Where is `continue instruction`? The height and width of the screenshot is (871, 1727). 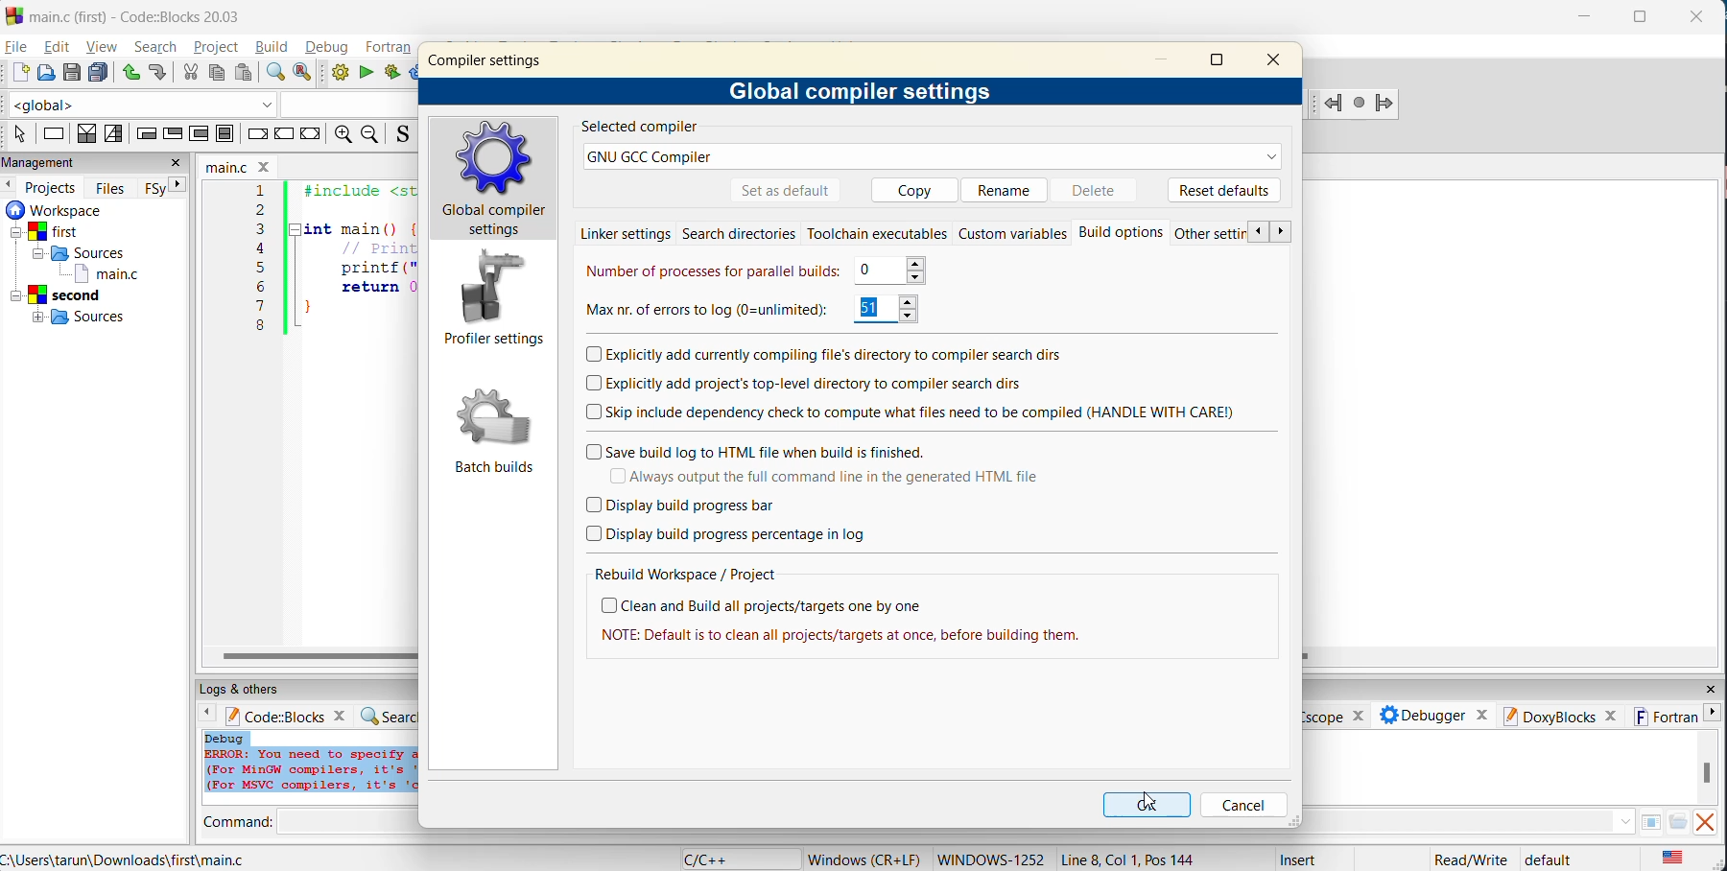
continue instruction is located at coordinates (282, 134).